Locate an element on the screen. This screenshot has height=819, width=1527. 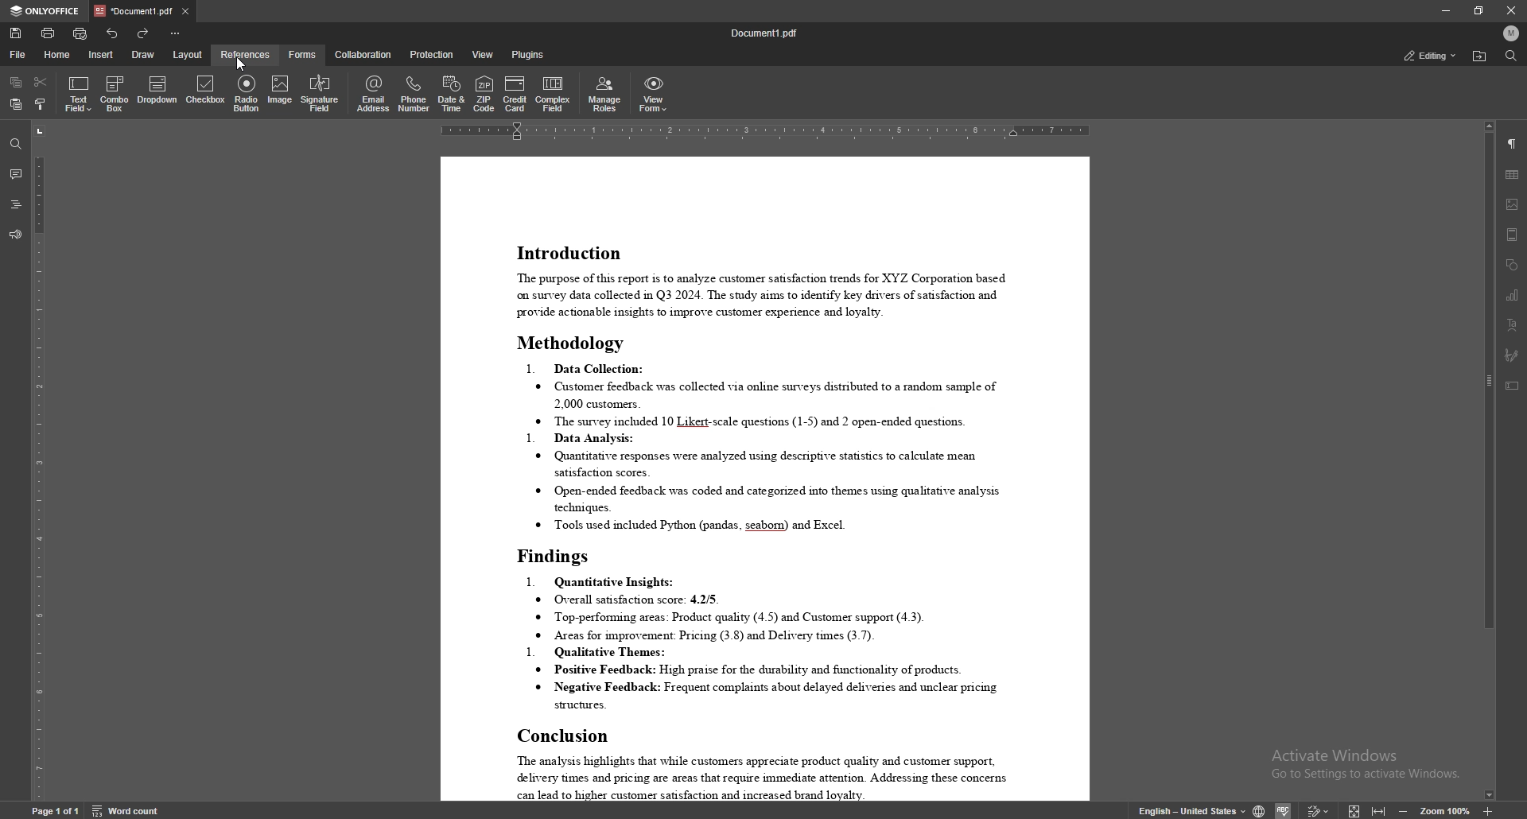
text field is located at coordinates (79, 93).